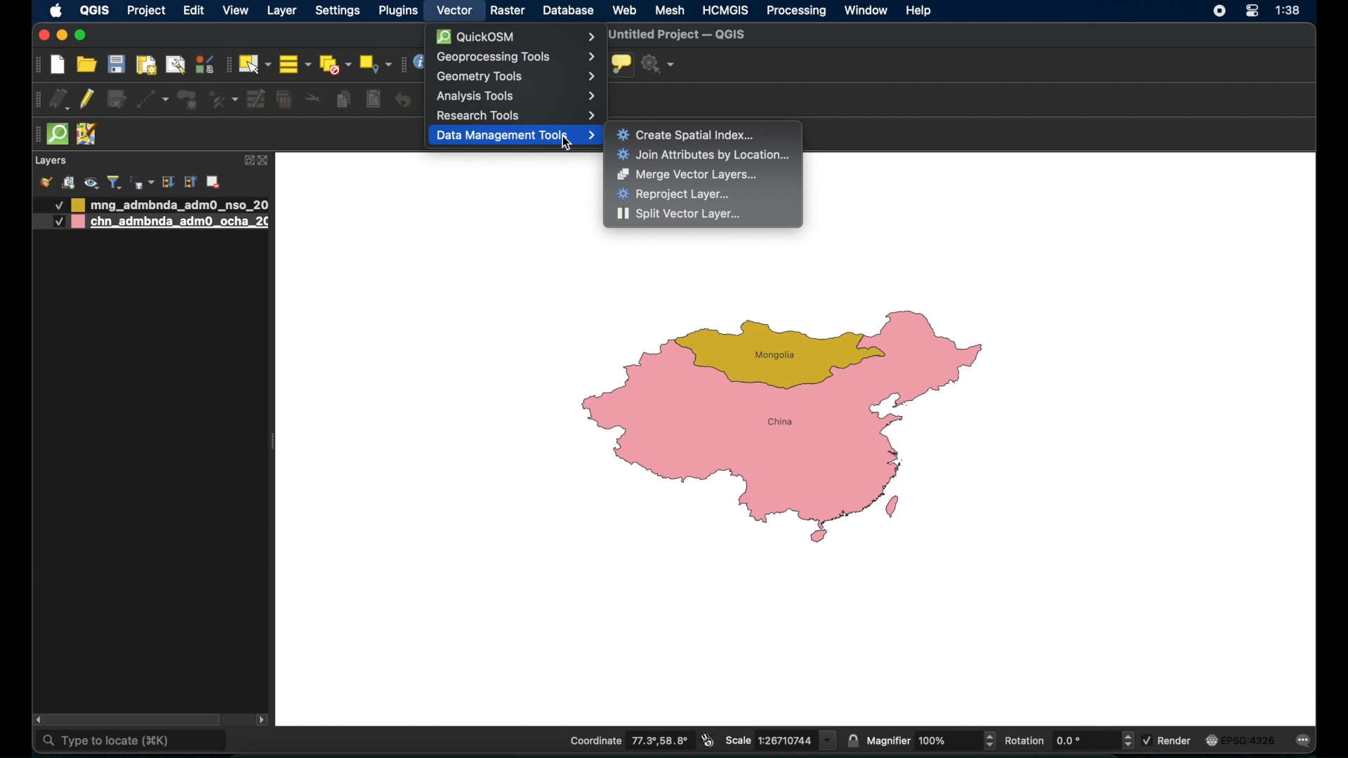  What do you see at coordinates (345, 102) in the screenshot?
I see `copy features` at bounding box center [345, 102].